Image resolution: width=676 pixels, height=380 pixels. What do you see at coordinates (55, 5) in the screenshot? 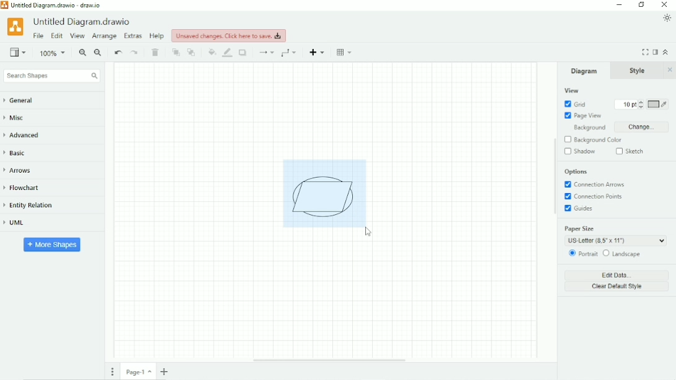
I see `Title ` at bounding box center [55, 5].